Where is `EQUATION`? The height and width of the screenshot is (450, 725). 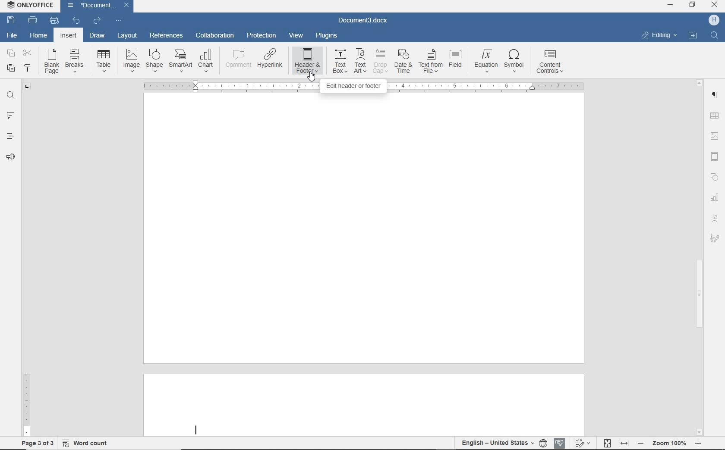
EQUATION is located at coordinates (486, 61).